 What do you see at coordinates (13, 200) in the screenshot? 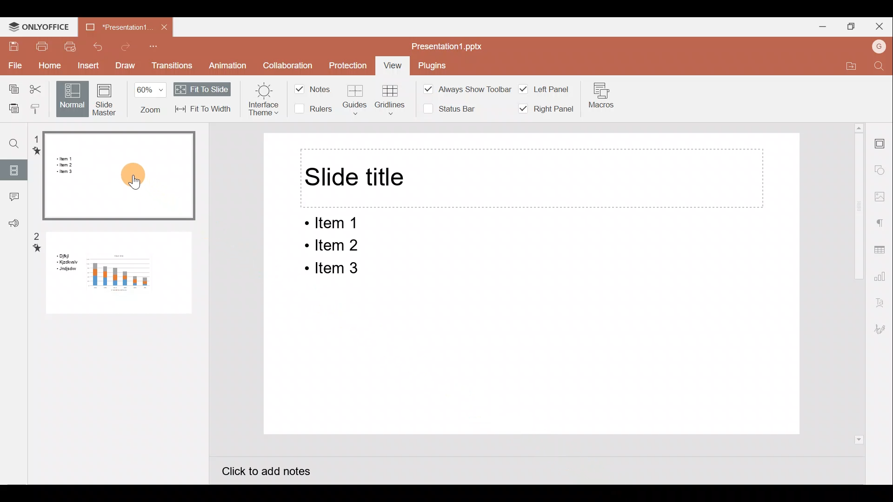
I see `Comments` at bounding box center [13, 200].